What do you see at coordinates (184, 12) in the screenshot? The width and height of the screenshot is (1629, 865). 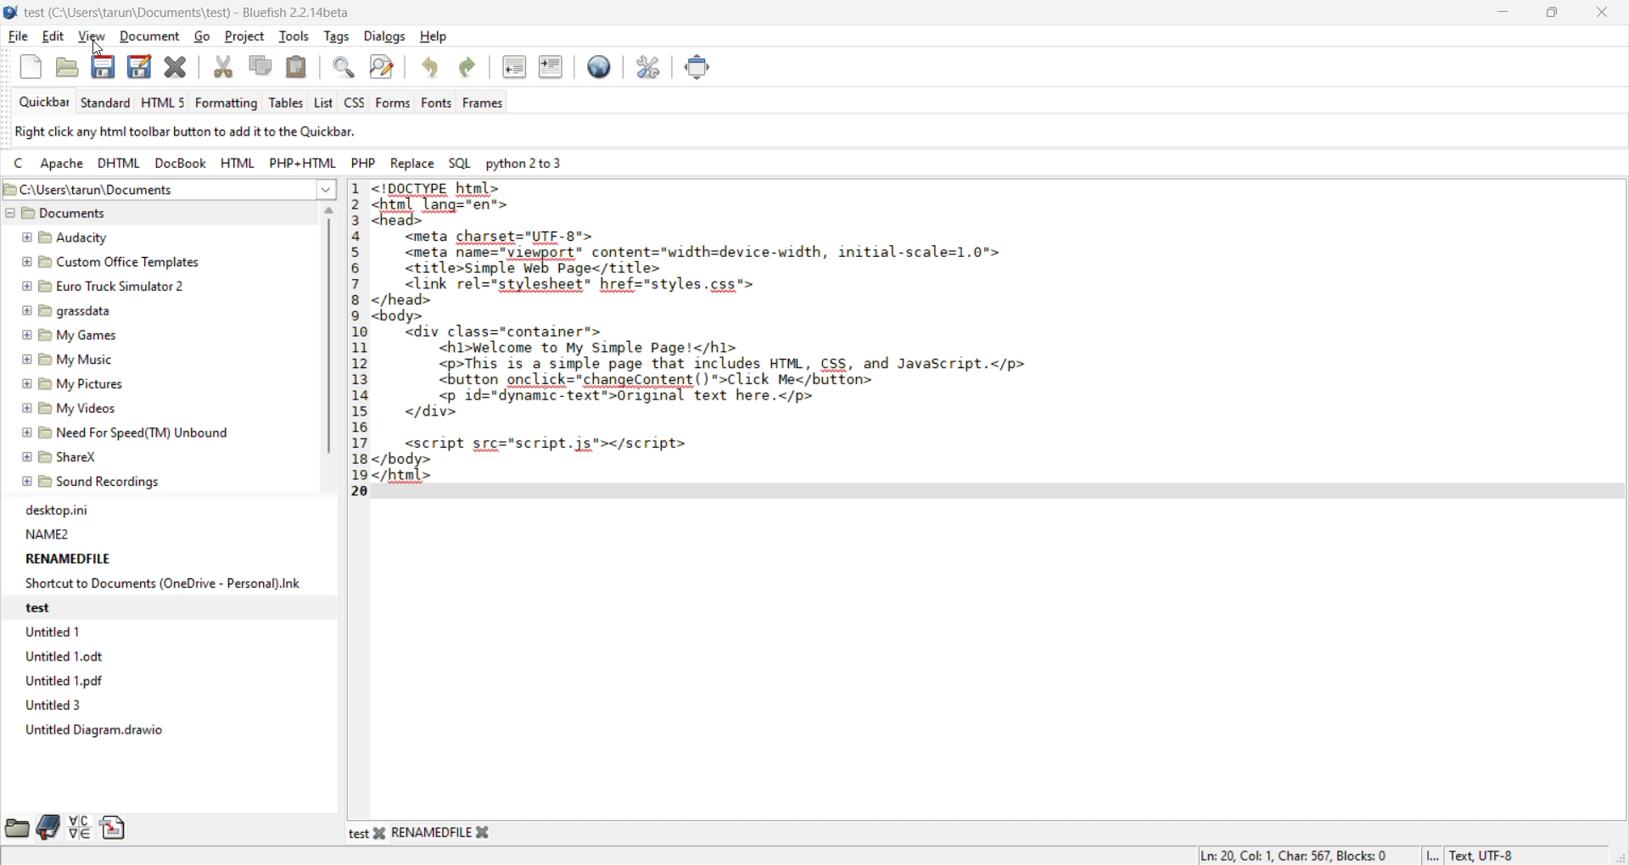 I see `file name and app name` at bounding box center [184, 12].